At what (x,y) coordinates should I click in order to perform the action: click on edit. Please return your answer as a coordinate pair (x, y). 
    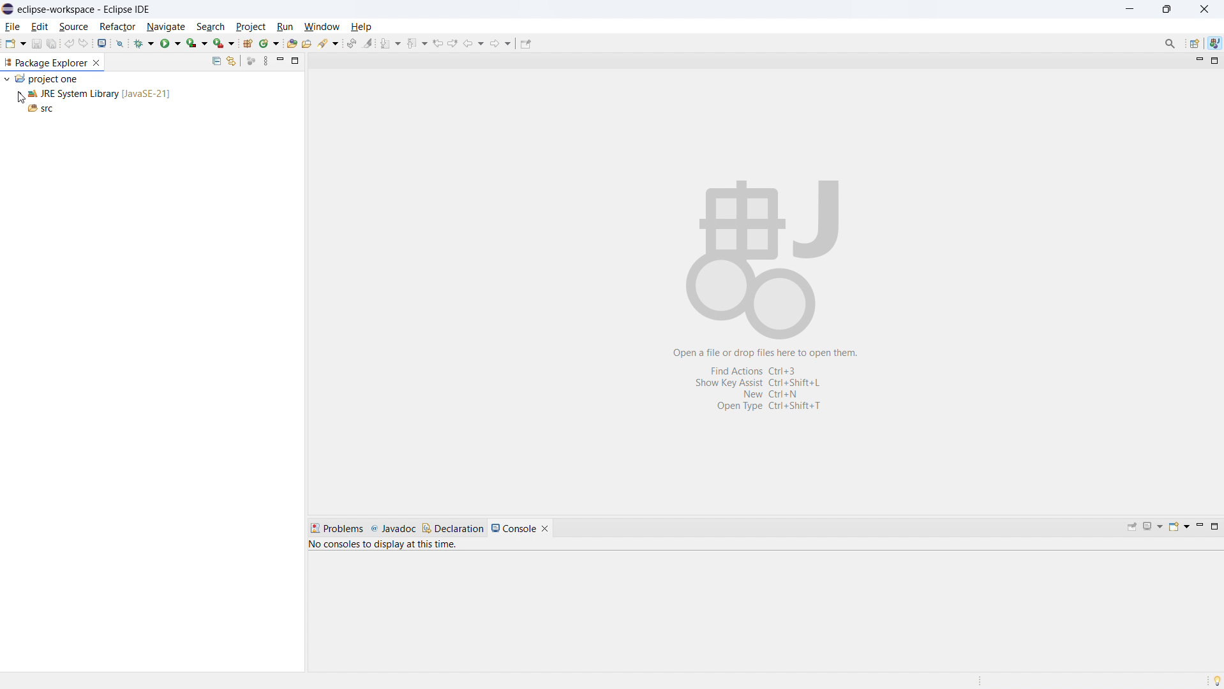
    Looking at the image, I should click on (40, 27).